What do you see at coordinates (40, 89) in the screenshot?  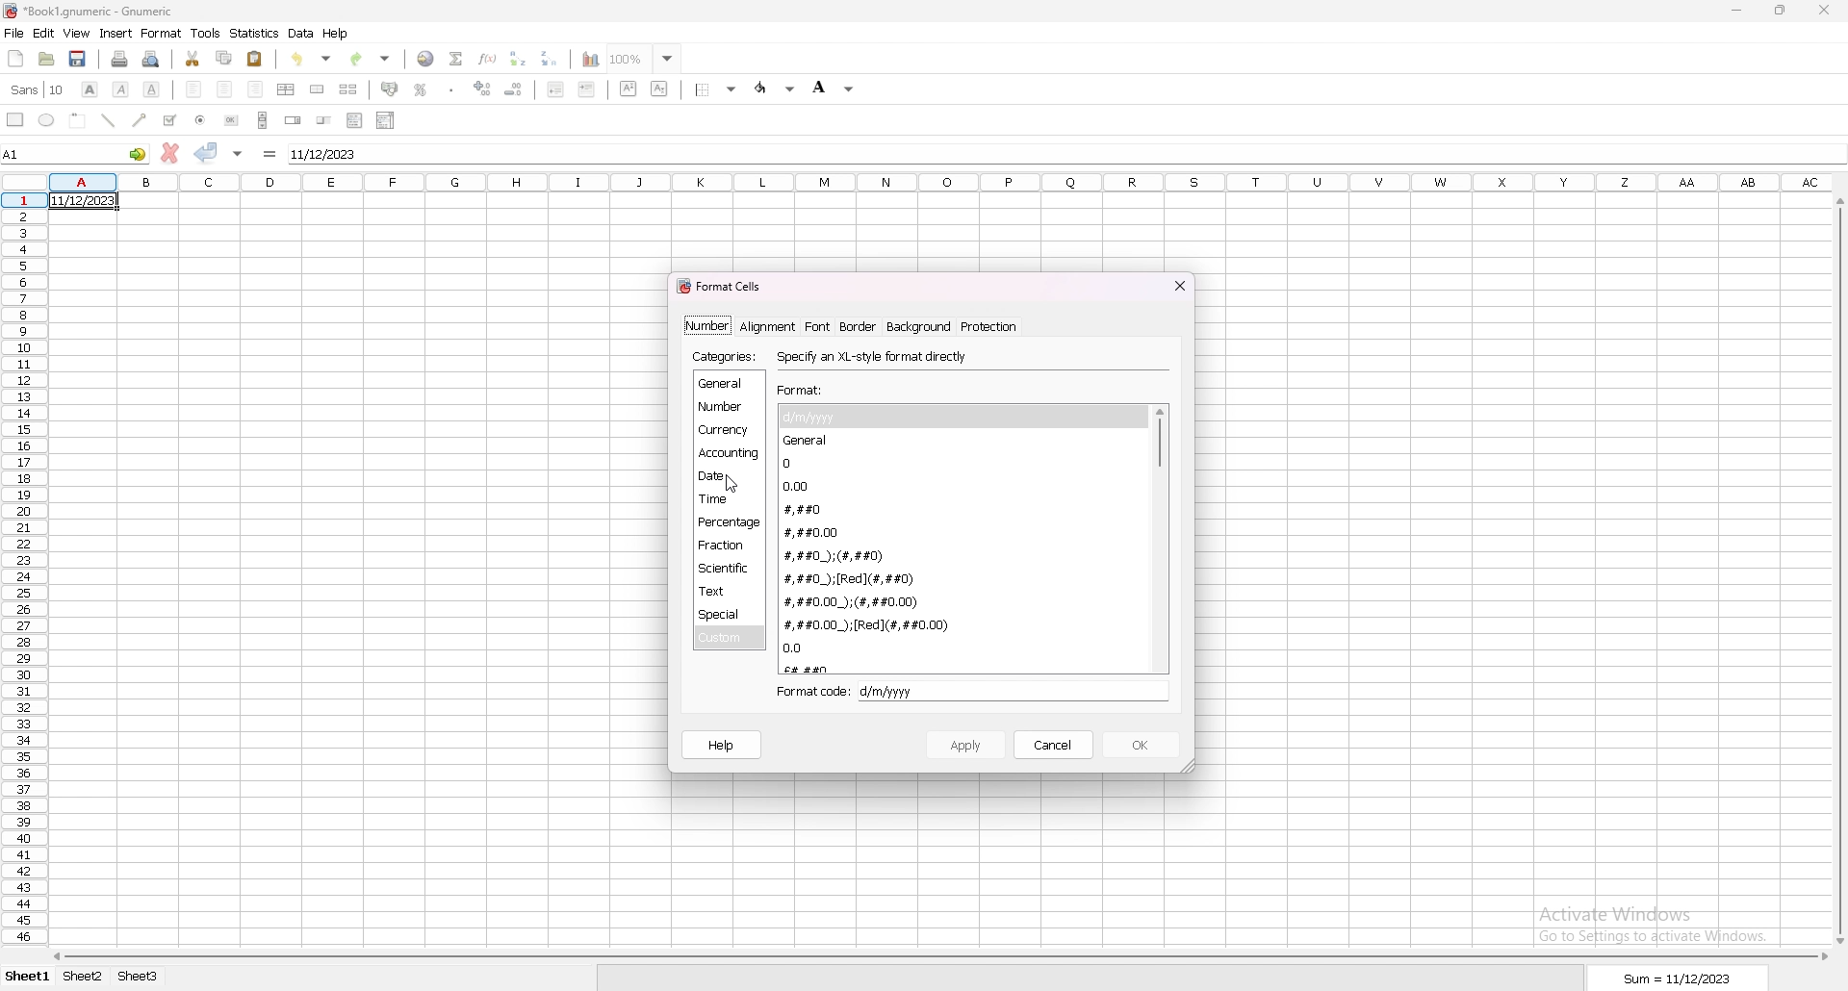 I see `font` at bounding box center [40, 89].